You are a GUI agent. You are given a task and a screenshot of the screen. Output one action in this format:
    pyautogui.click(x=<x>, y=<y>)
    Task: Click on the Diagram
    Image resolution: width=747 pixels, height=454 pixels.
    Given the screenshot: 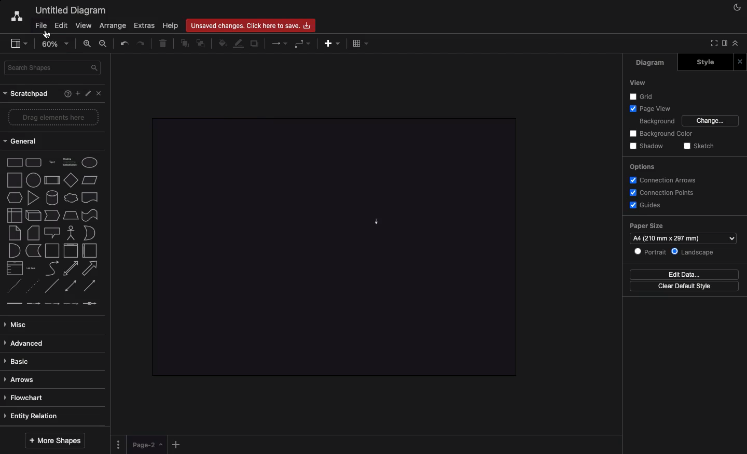 What is the action you would take?
    pyautogui.click(x=651, y=63)
    